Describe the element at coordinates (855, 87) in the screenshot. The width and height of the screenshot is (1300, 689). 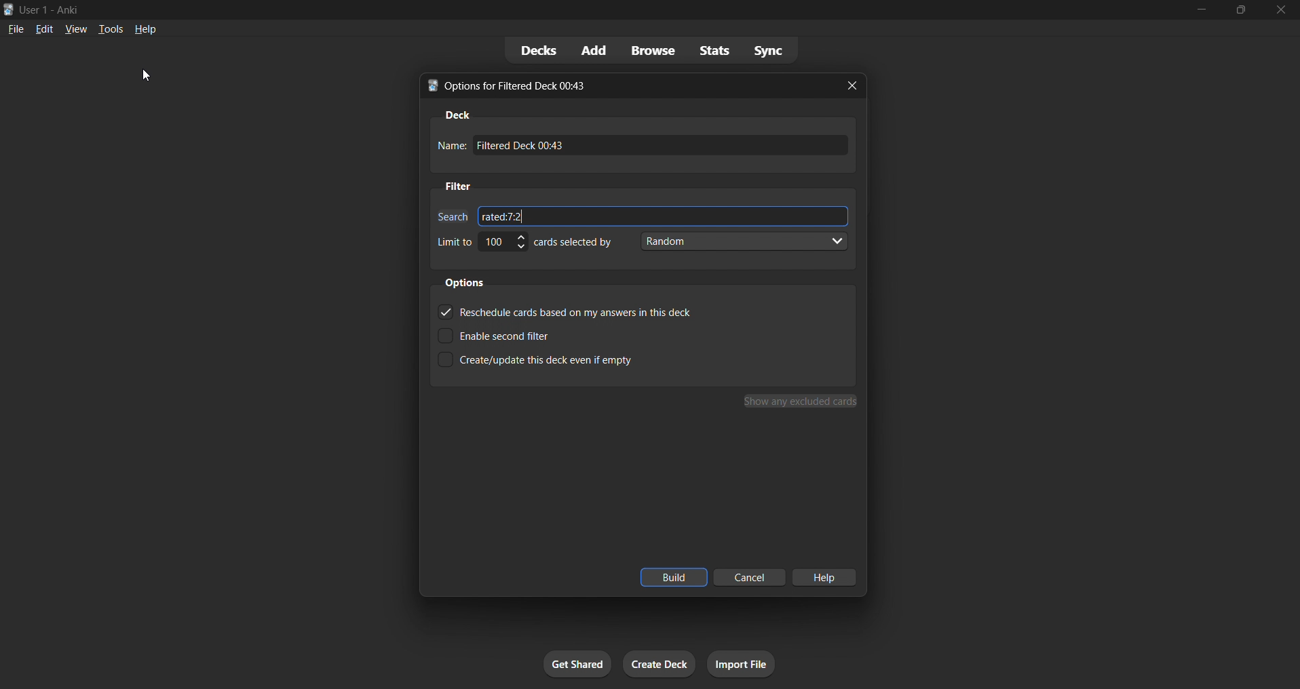
I see `close` at that location.